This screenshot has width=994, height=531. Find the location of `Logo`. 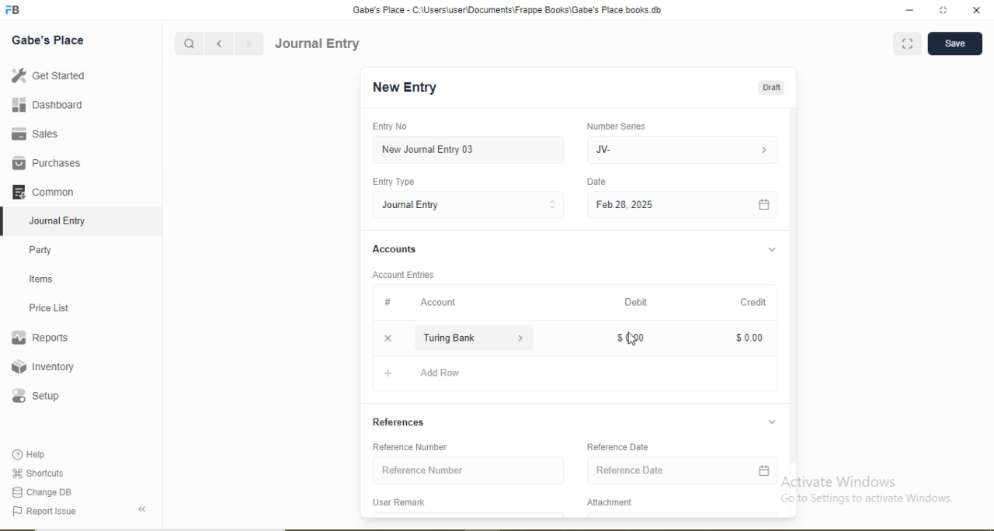

Logo is located at coordinates (13, 10).